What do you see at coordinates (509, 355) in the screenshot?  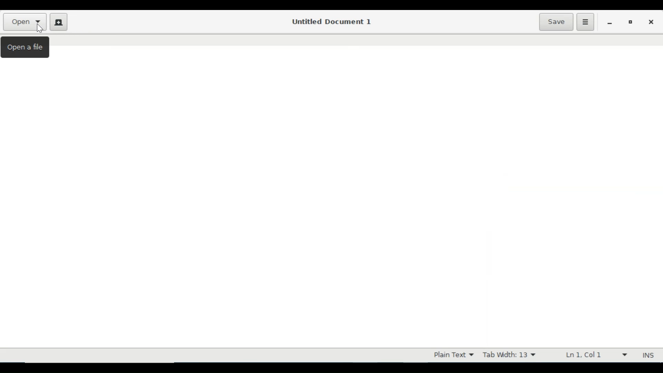 I see `Tab Width 13` at bounding box center [509, 355].